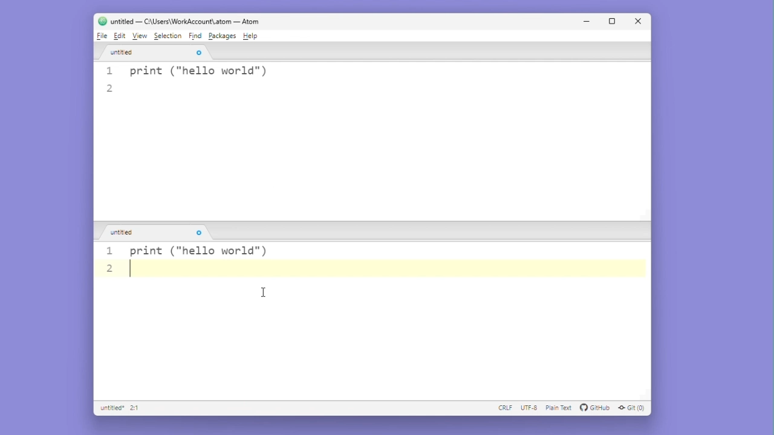  What do you see at coordinates (187, 21) in the screenshot?
I see `) untitled — C:A\Users\WorkAccount\.atom — Atom` at bounding box center [187, 21].